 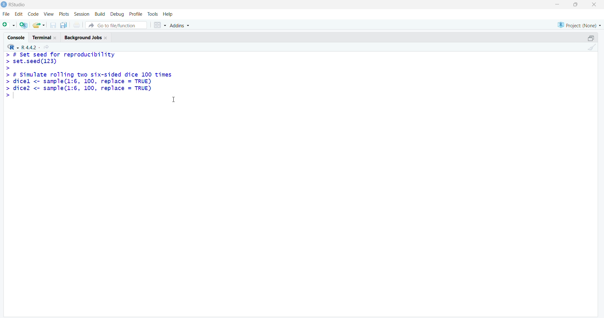 What do you see at coordinates (47, 47) in the screenshot?
I see `share icon ` at bounding box center [47, 47].